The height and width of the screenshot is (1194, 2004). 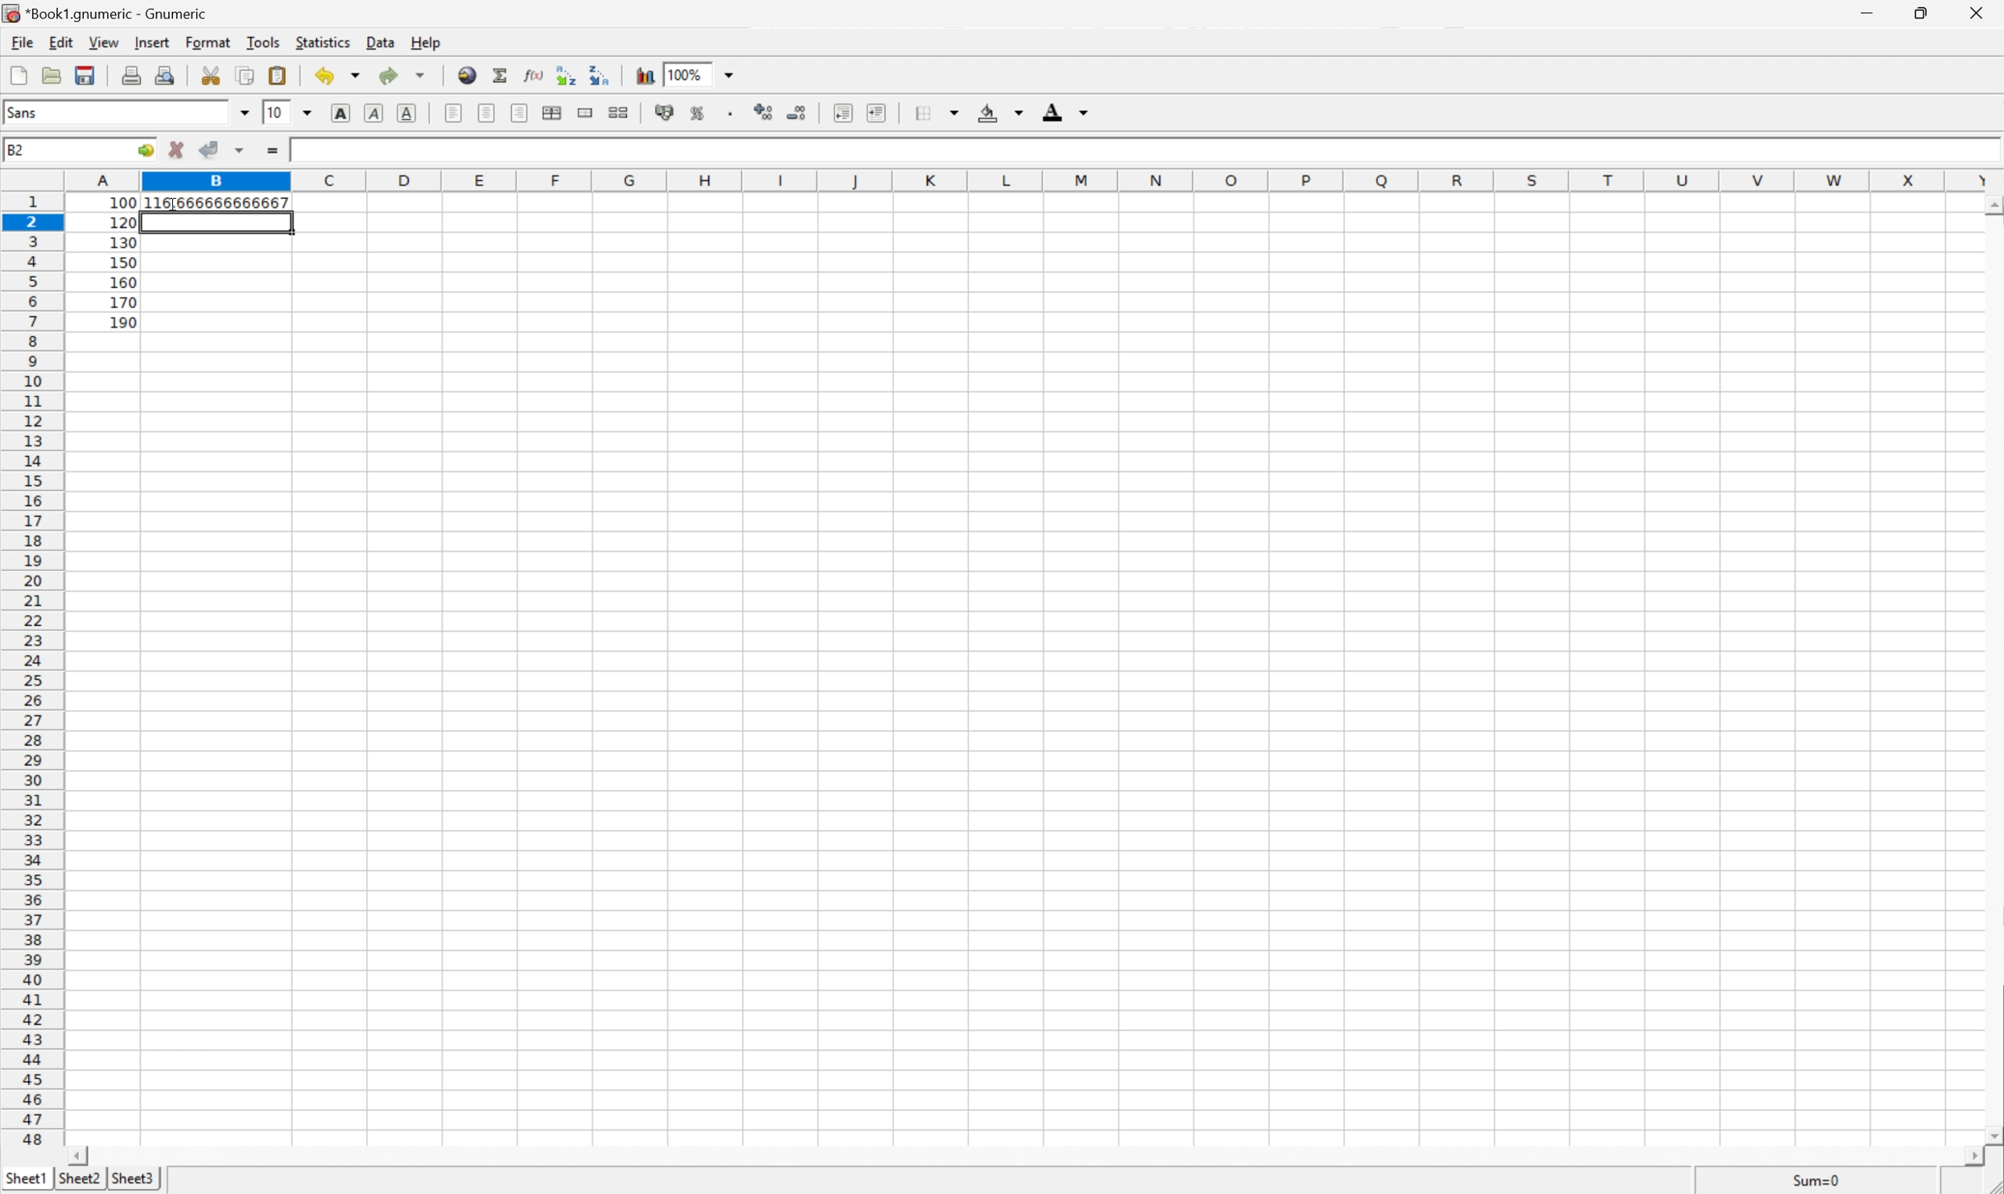 What do you see at coordinates (122, 241) in the screenshot?
I see `130` at bounding box center [122, 241].